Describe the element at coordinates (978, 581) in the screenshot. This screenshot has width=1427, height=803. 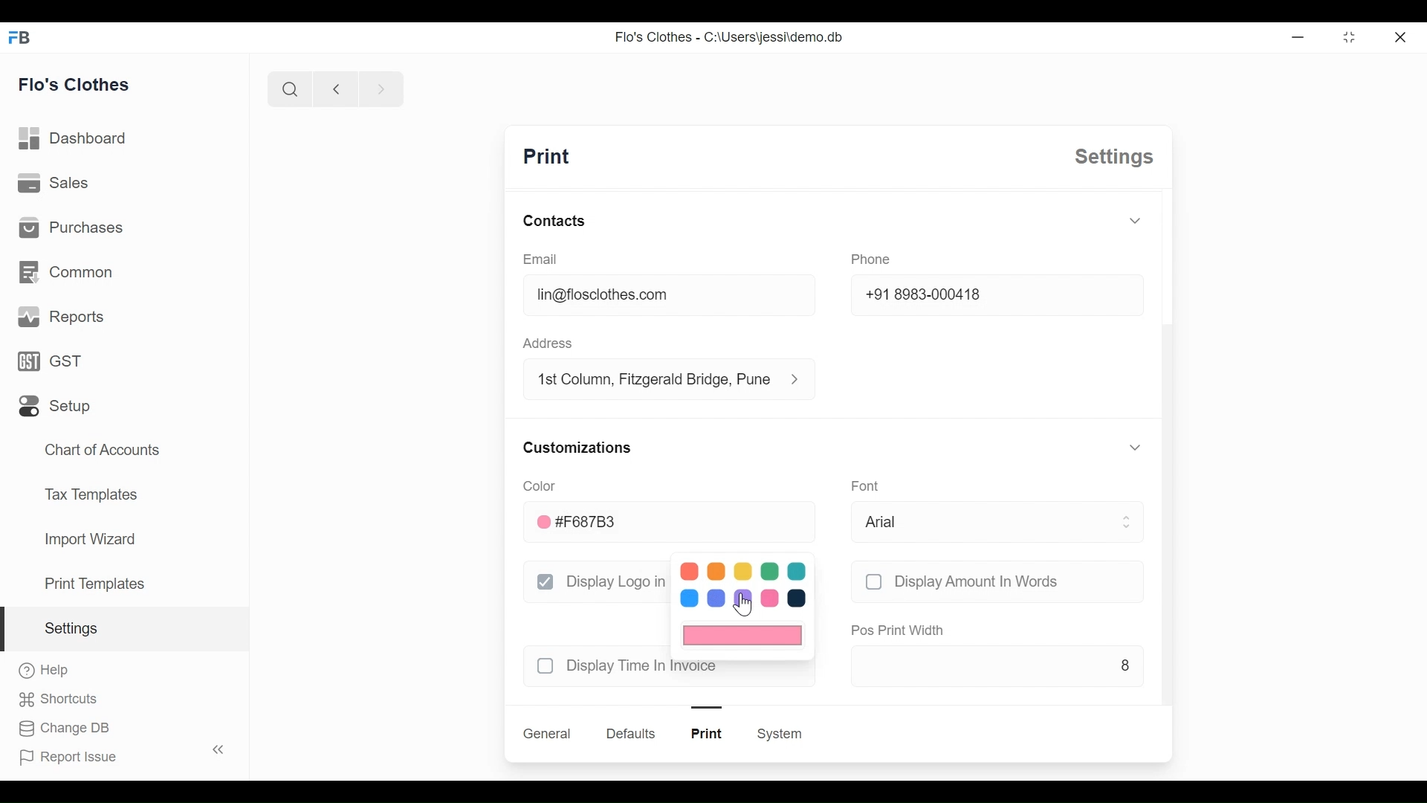
I see `display amount in words` at that location.